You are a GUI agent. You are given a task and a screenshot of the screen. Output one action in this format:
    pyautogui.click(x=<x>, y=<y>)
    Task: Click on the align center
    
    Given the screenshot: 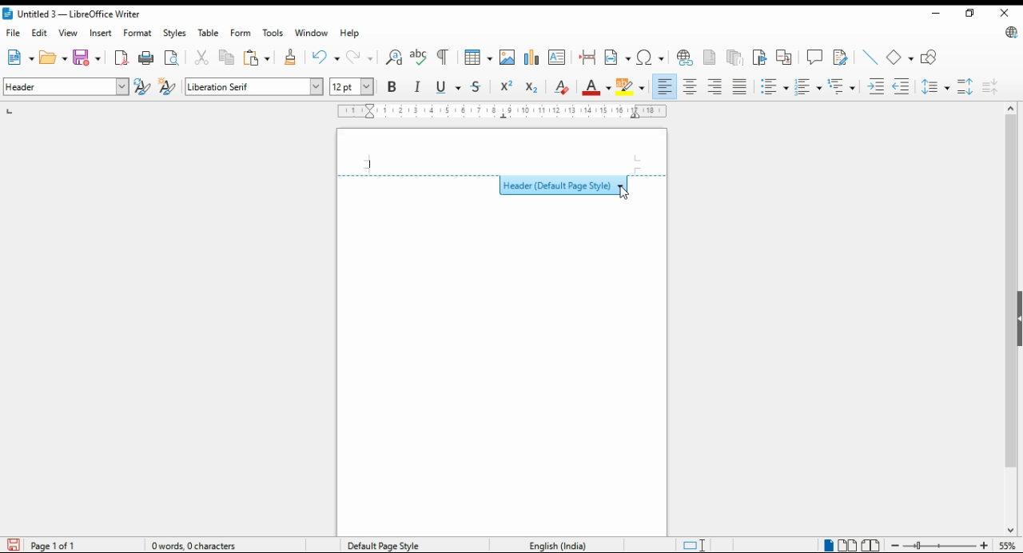 What is the action you would take?
    pyautogui.click(x=691, y=86)
    